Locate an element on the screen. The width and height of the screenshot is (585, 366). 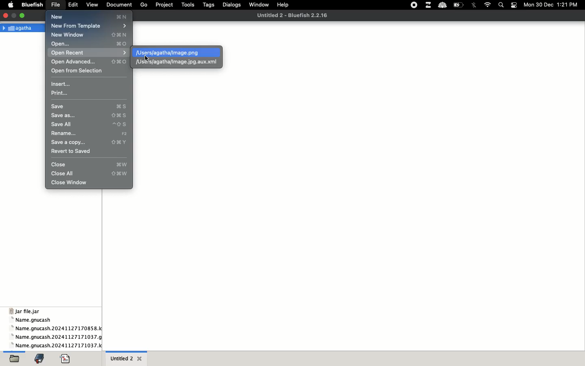
save a copy is located at coordinates (89, 142).